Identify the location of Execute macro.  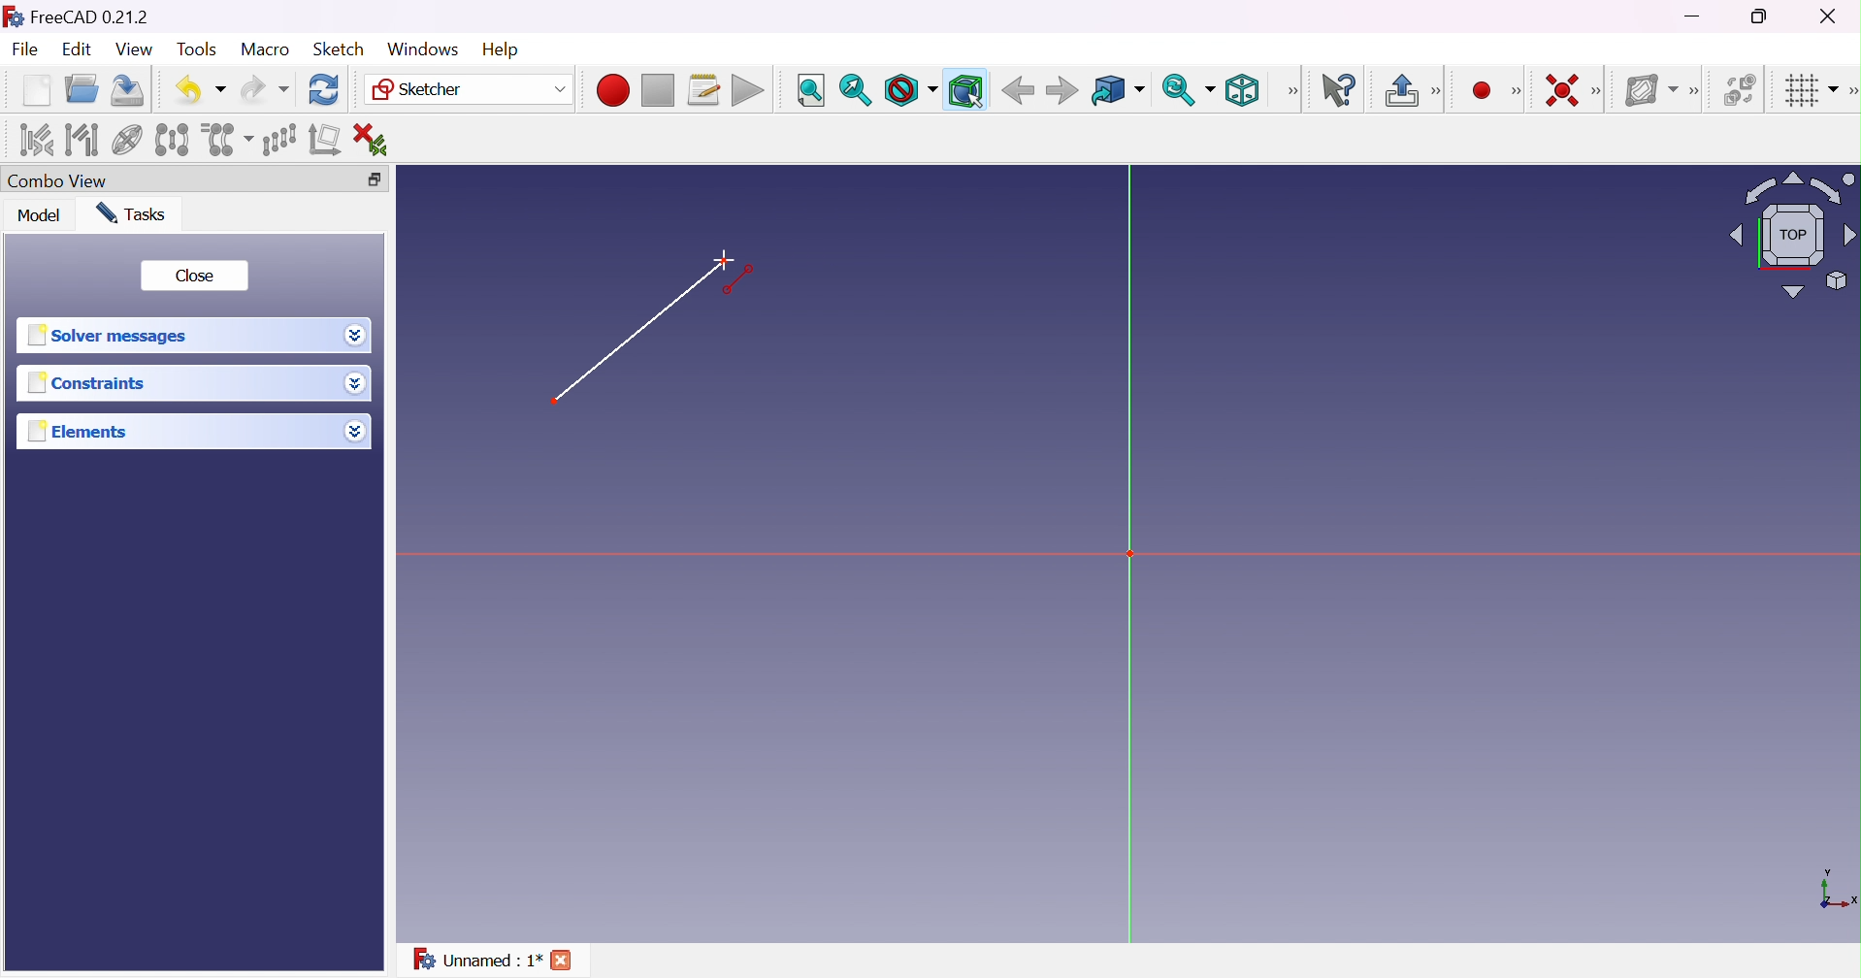
(748, 90).